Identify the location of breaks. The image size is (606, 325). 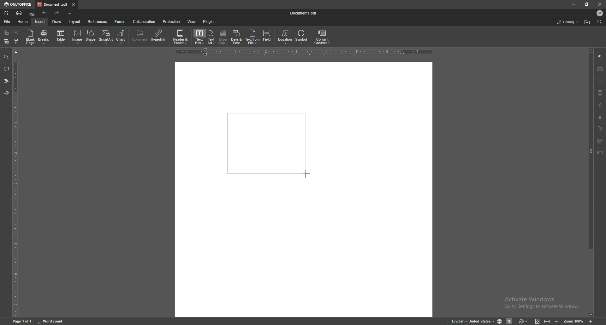
(44, 37).